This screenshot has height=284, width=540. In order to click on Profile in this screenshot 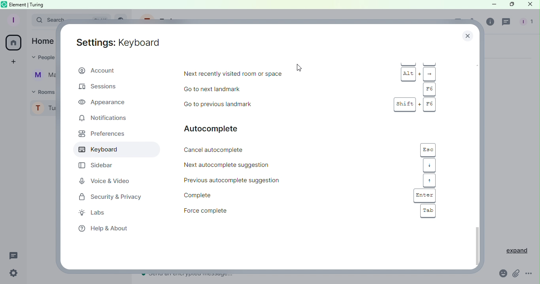, I will do `click(13, 20)`.